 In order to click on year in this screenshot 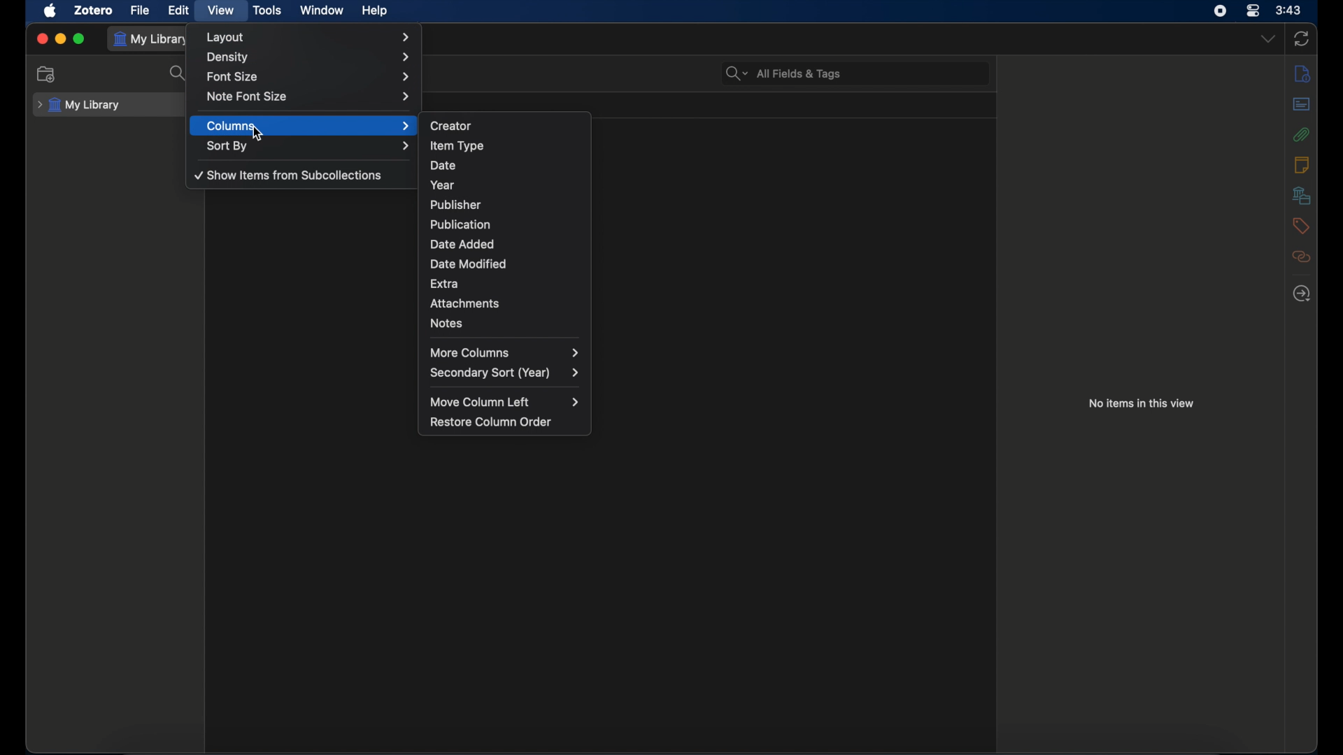, I will do `click(507, 182)`.